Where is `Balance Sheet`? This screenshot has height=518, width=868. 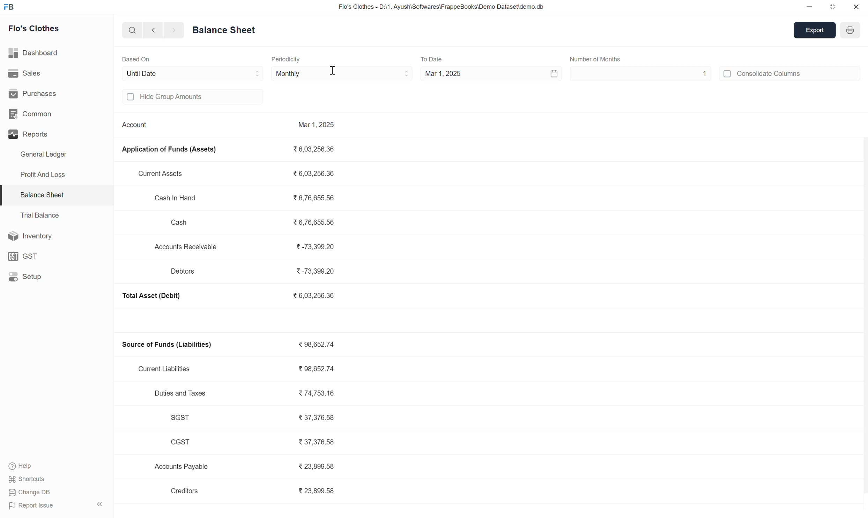
Balance Sheet is located at coordinates (45, 196).